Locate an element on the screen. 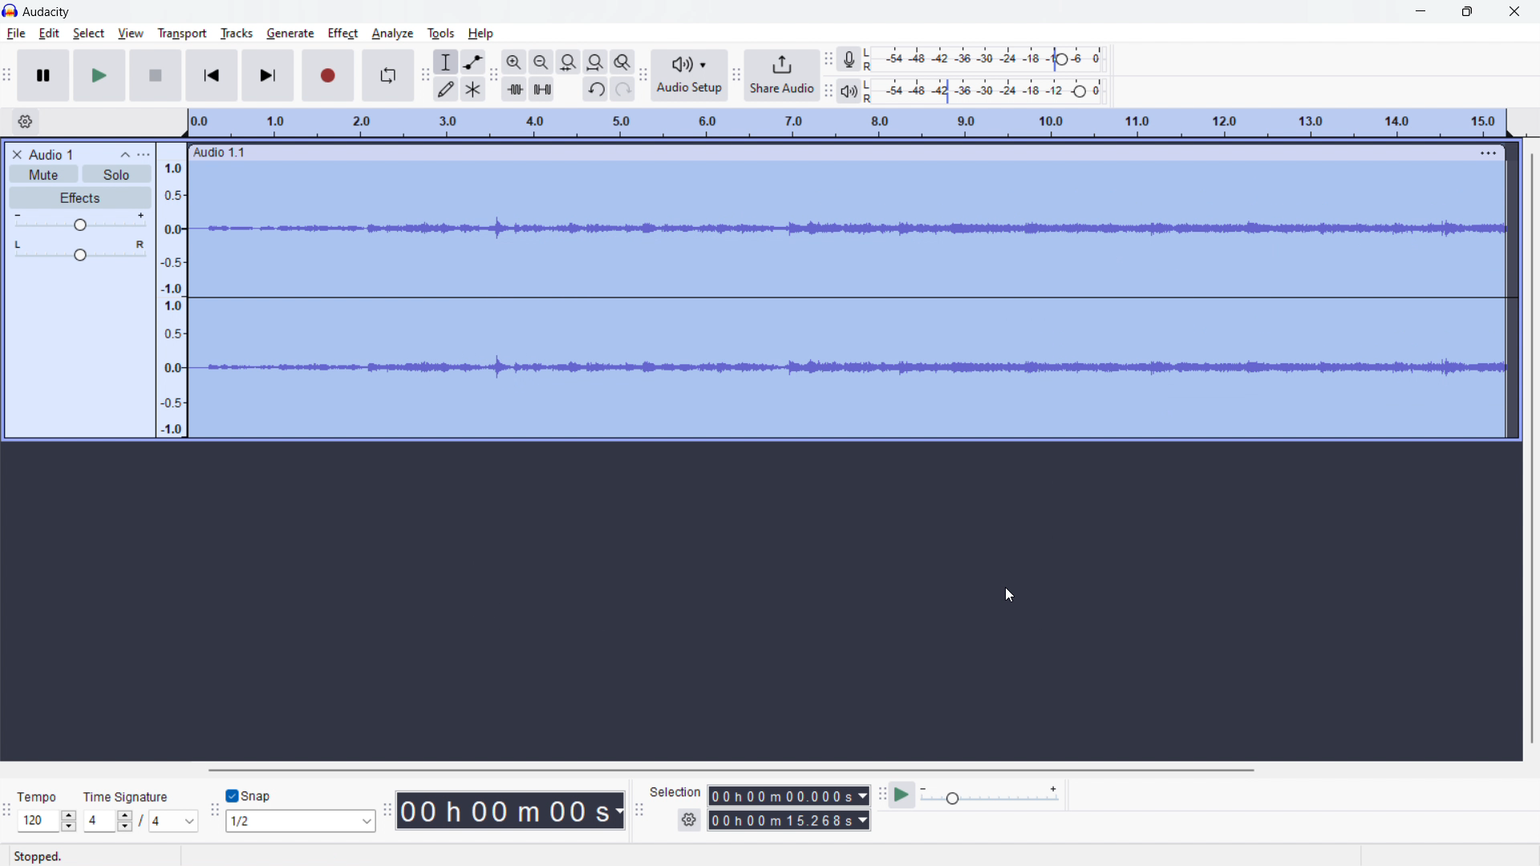  Stopped is located at coordinates (49, 855).